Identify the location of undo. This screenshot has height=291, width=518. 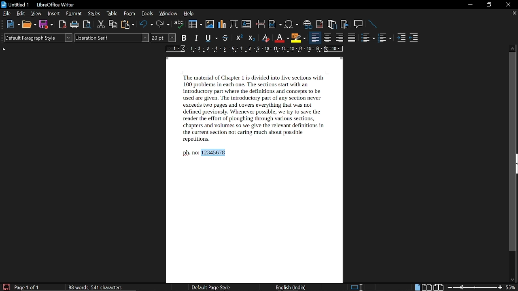
(145, 25).